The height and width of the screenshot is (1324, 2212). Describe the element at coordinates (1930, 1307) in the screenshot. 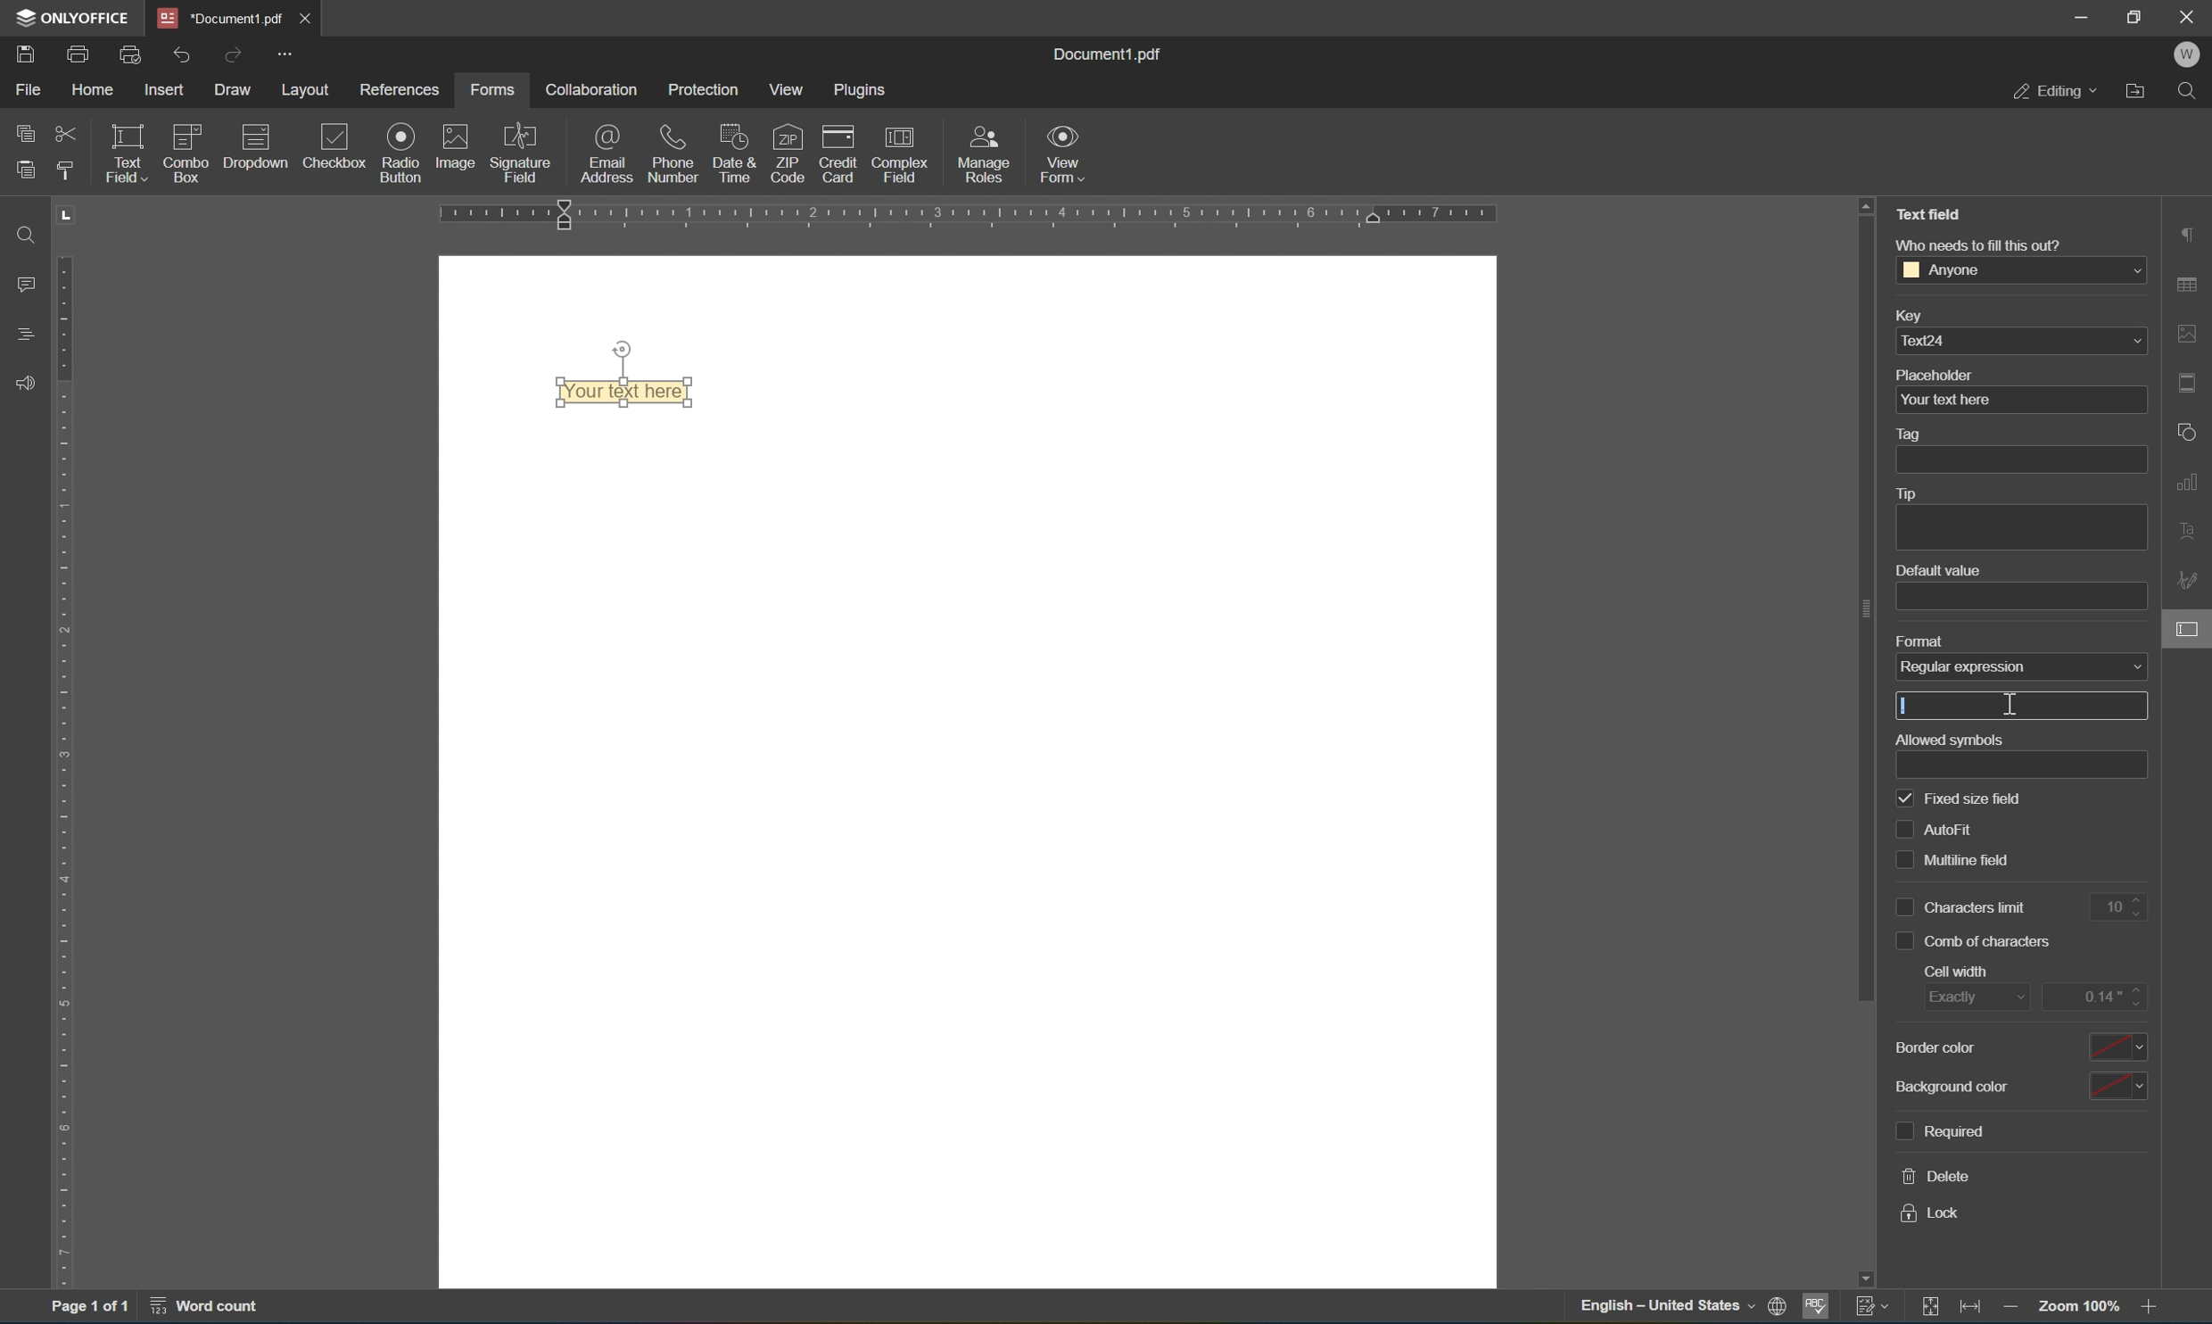

I see `fit to page` at that location.